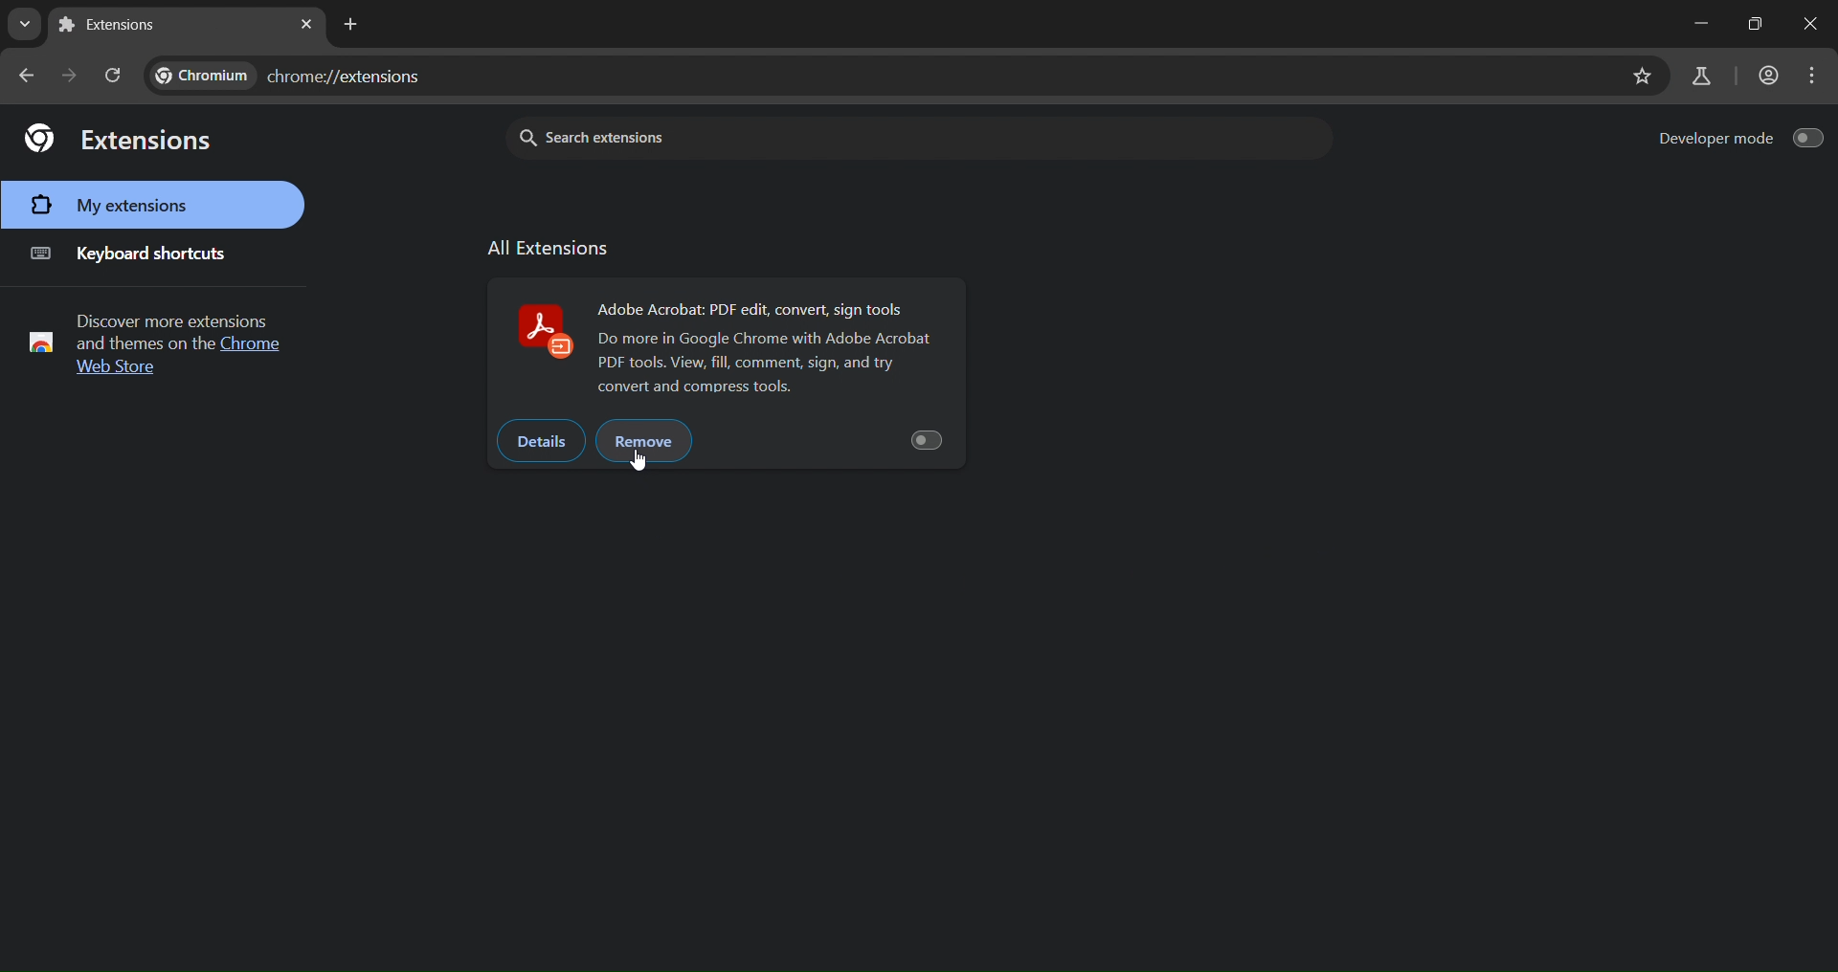 Image resolution: width=1838 pixels, height=972 pixels. What do you see at coordinates (927, 443) in the screenshot?
I see `button` at bounding box center [927, 443].